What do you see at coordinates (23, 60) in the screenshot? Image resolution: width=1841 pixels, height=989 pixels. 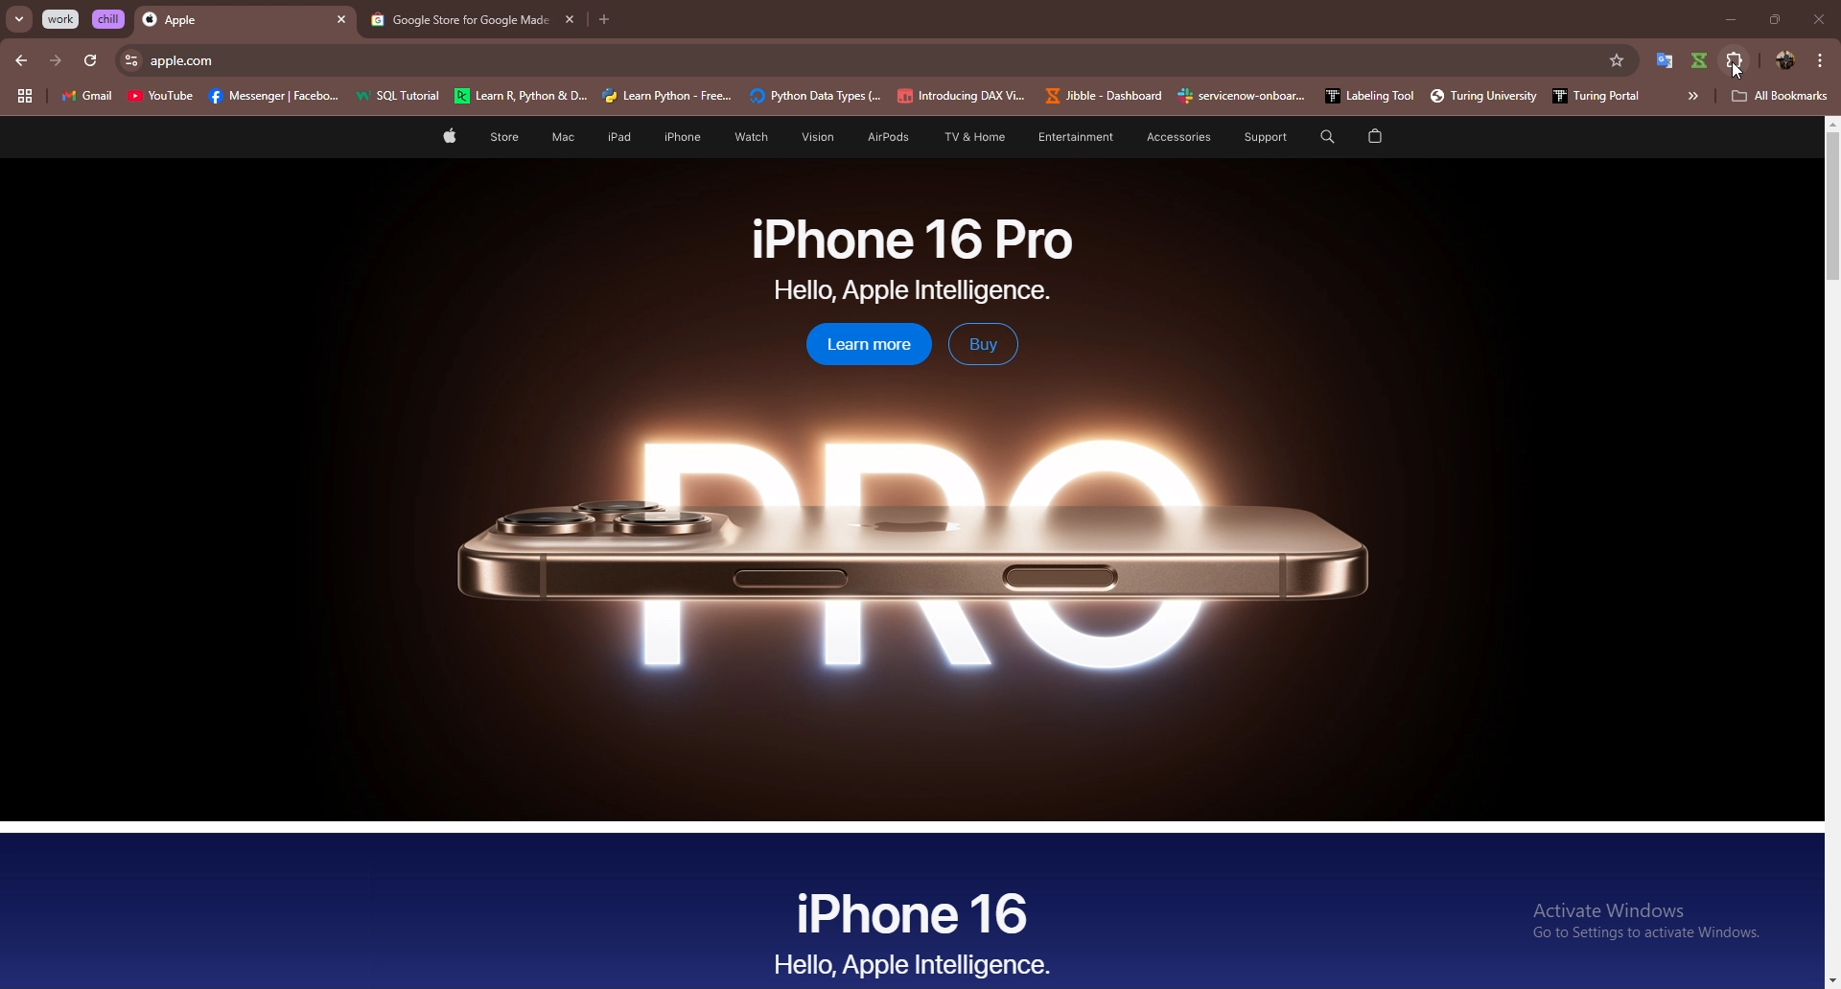 I see `back` at bounding box center [23, 60].